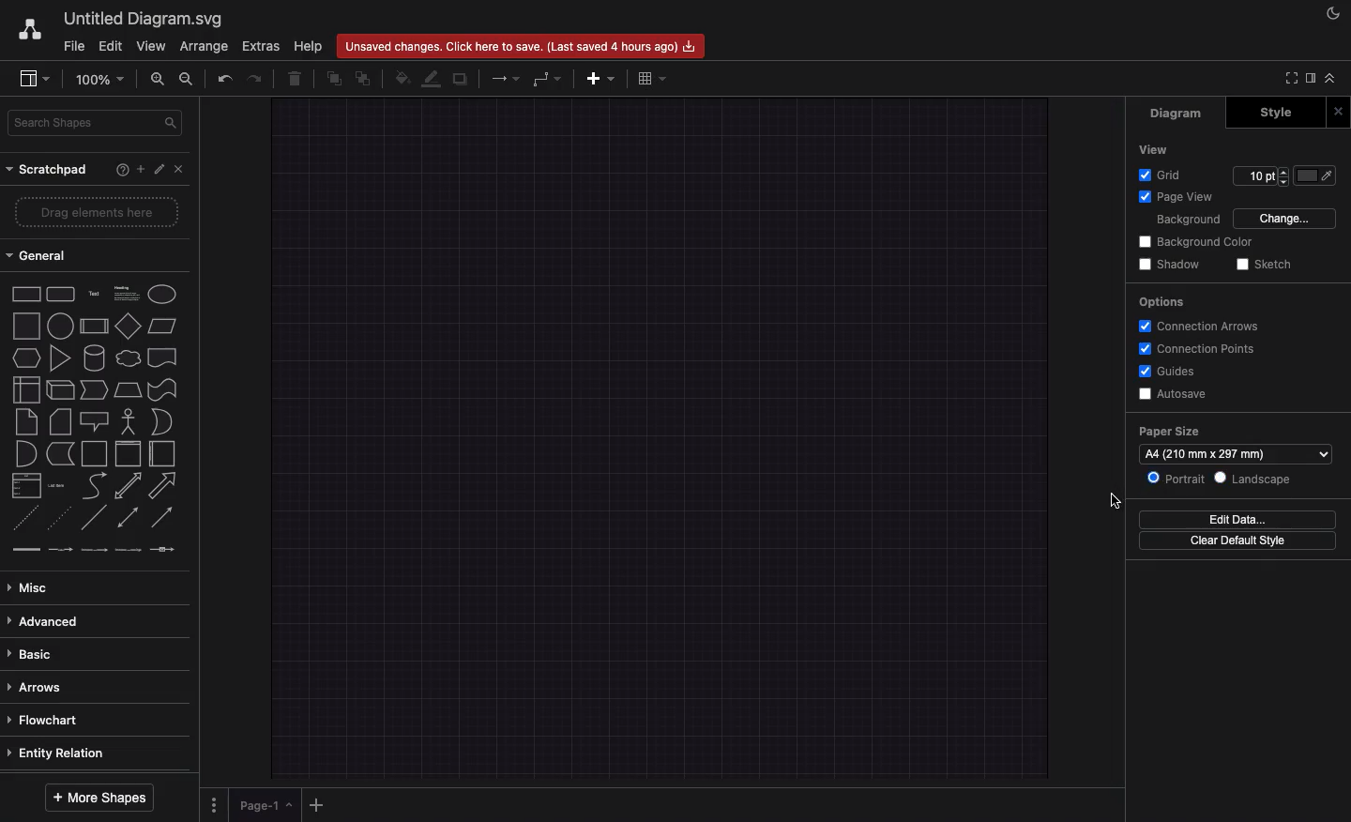 The height and width of the screenshot is (822, 1351). I want to click on Background color, so click(1198, 243).